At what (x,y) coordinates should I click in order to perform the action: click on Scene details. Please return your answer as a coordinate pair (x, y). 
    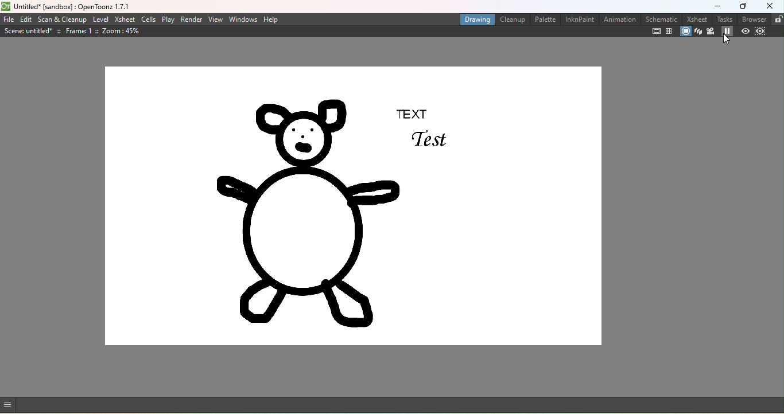
    Looking at the image, I should click on (77, 32).